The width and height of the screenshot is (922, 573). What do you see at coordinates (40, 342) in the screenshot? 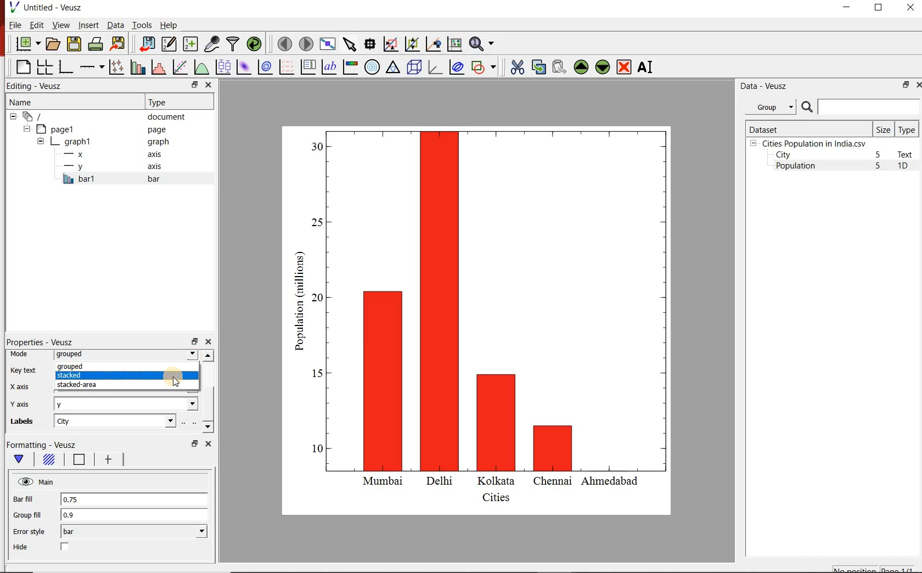
I see `Properties - Veusz` at bounding box center [40, 342].